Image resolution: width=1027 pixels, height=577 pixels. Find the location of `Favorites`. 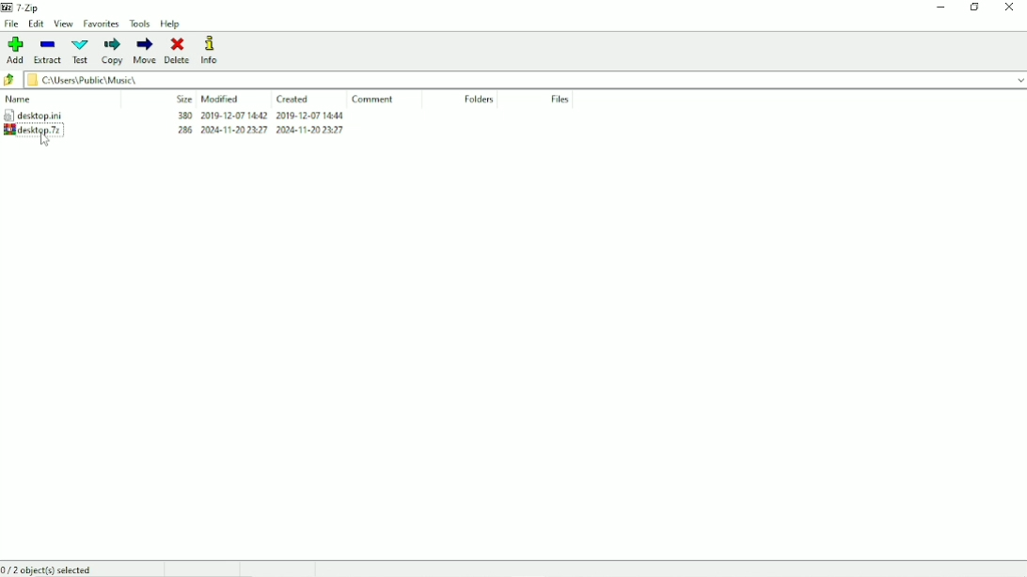

Favorites is located at coordinates (103, 24).